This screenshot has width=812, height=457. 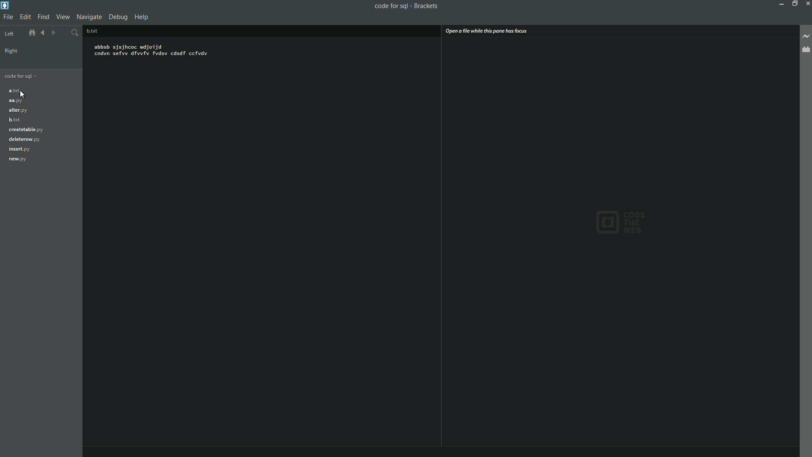 I want to click on vertical split, so click(x=620, y=245).